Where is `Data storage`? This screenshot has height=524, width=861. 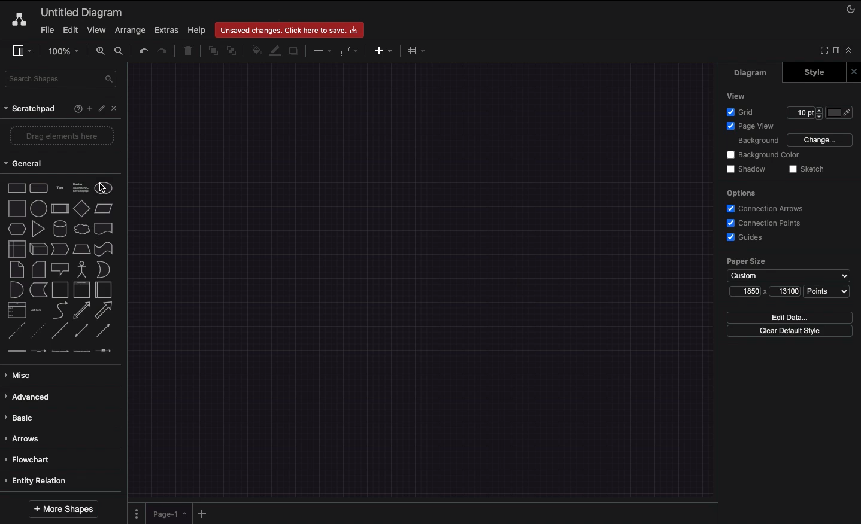 Data storage is located at coordinates (38, 291).